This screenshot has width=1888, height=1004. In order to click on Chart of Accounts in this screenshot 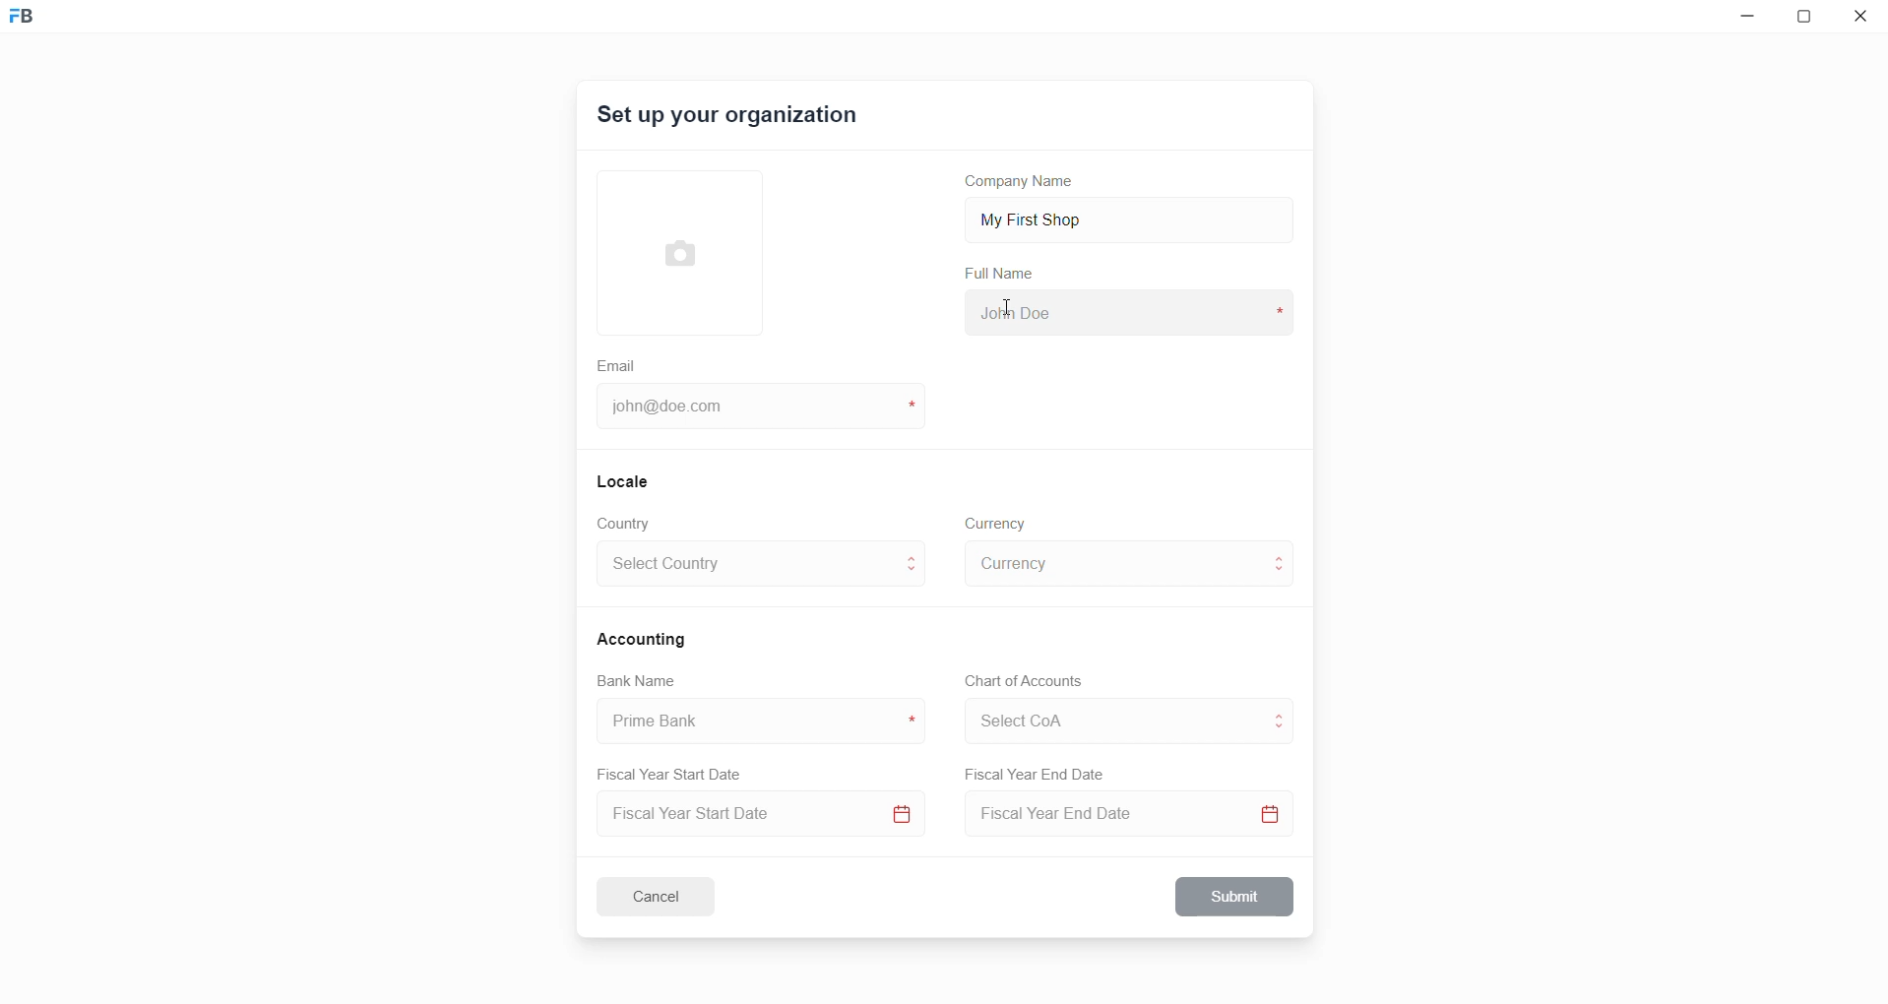, I will do `click(1018, 681)`.